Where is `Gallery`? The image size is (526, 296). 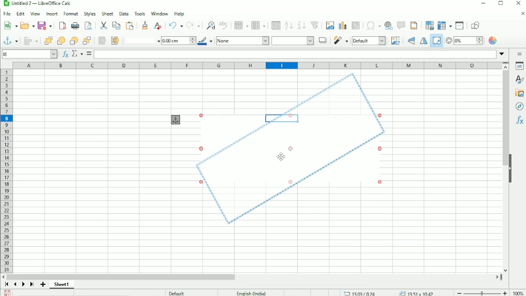
Gallery is located at coordinates (519, 93).